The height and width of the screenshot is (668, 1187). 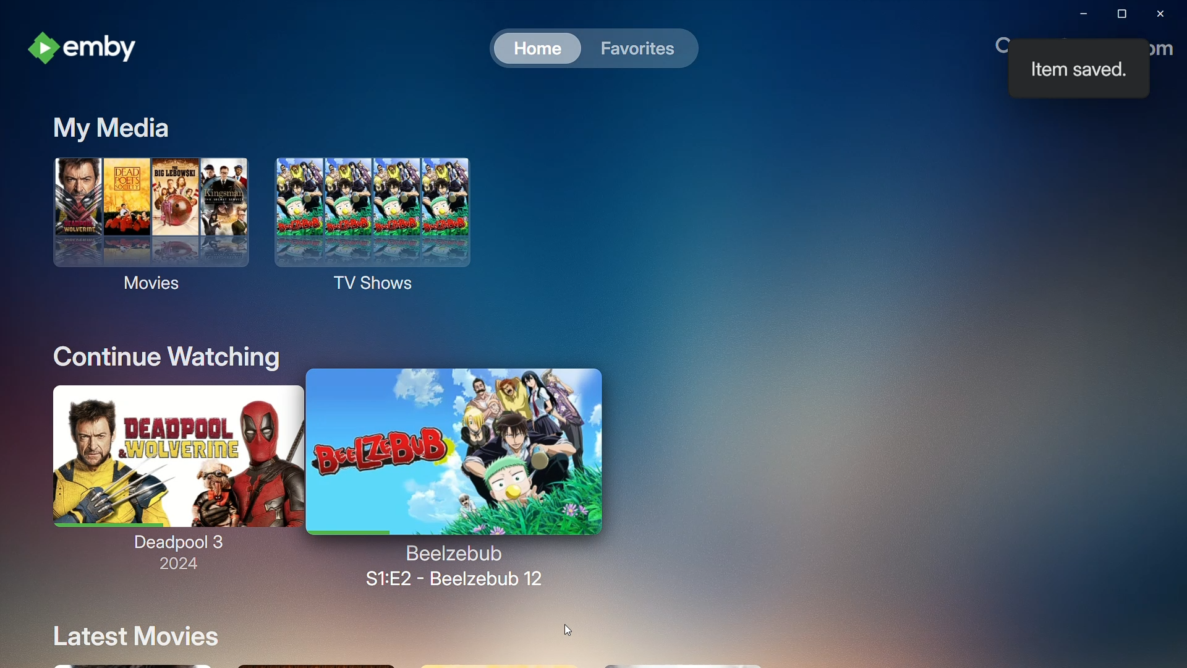 I want to click on Deadpool 3, so click(x=171, y=464).